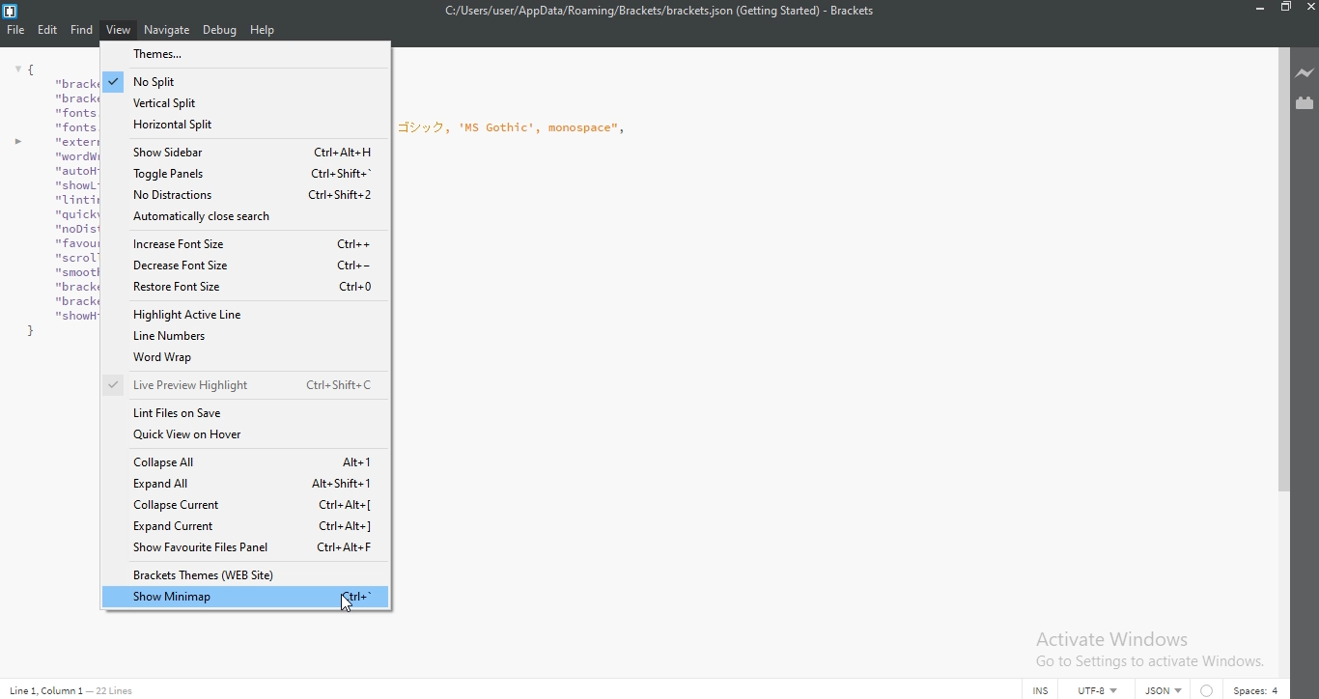 Image resolution: width=1319 pixels, height=699 pixels. I want to click on File, so click(17, 31).